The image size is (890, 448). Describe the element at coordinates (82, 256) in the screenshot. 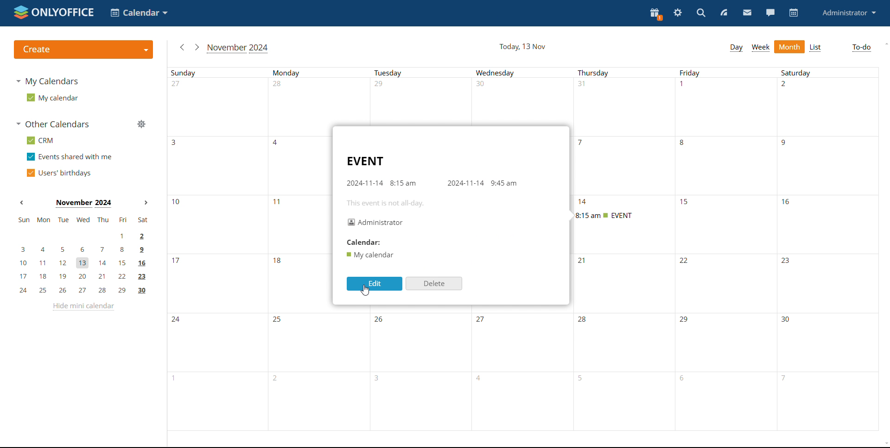

I see `mini calendar` at that location.